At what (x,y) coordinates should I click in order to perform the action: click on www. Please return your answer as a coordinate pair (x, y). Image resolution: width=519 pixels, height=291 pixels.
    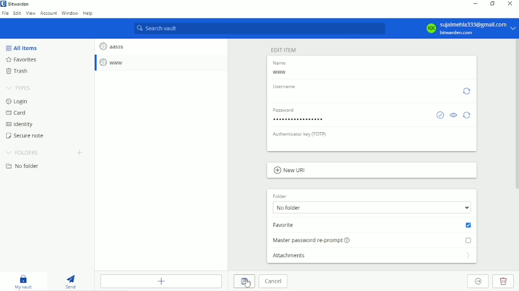
    Looking at the image, I should click on (280, 73).